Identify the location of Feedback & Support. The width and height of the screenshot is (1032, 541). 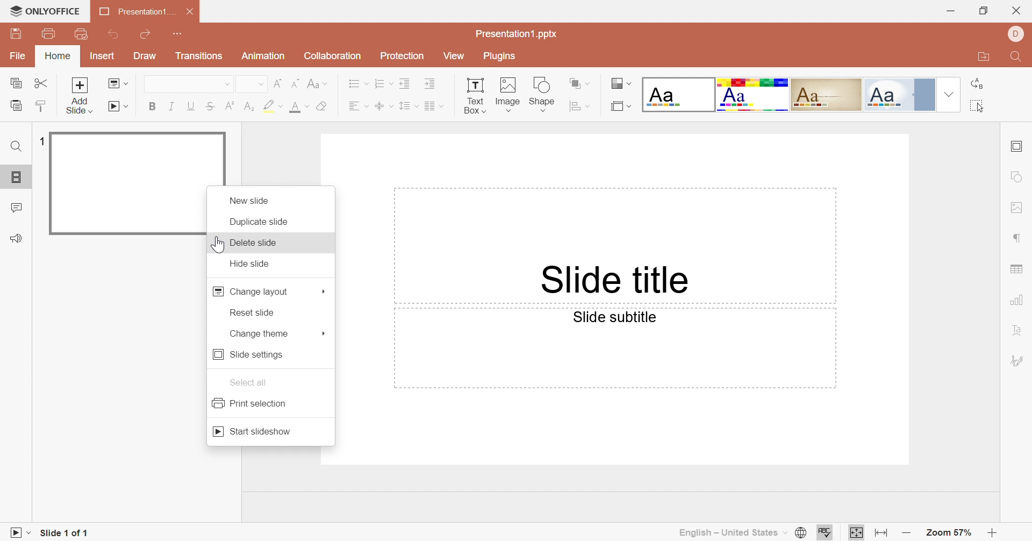
(18, 237).